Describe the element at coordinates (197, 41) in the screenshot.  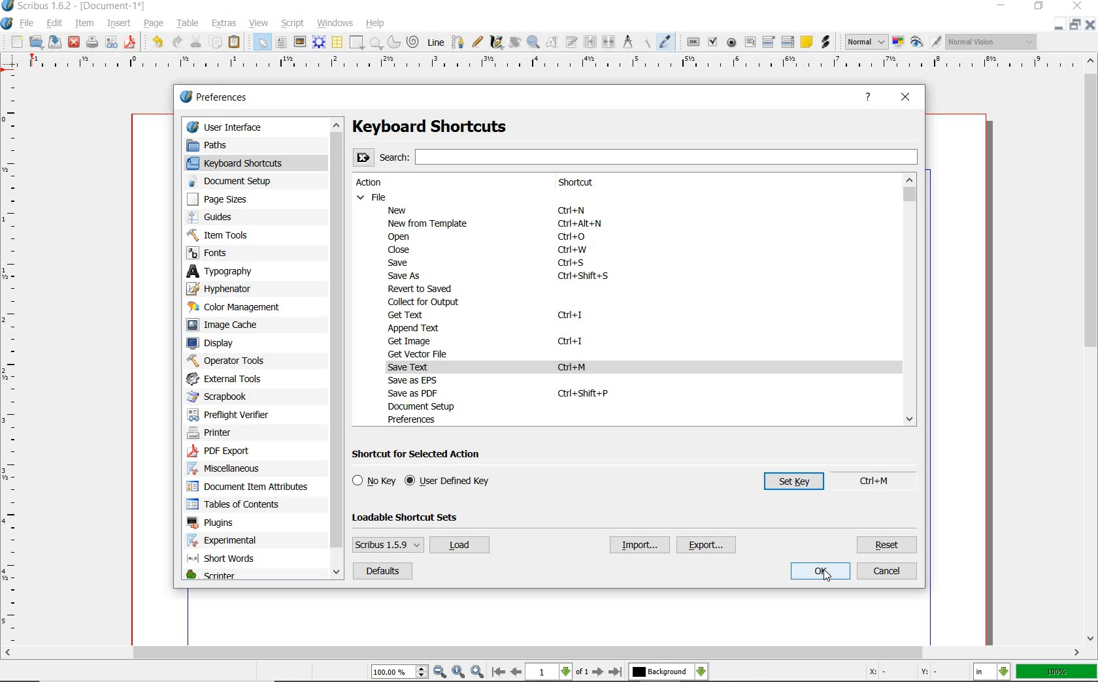
I see `cut` at that location.